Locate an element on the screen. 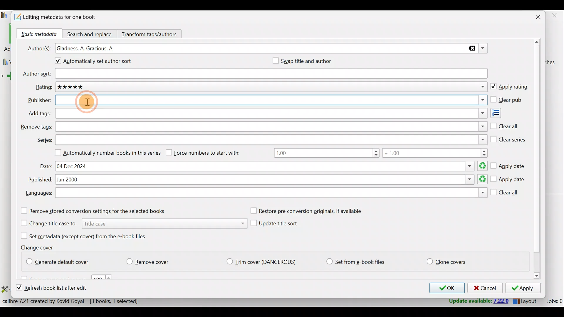 The height and width of the screenshot is (317, 564). Date is located at coordinates (270, 166).